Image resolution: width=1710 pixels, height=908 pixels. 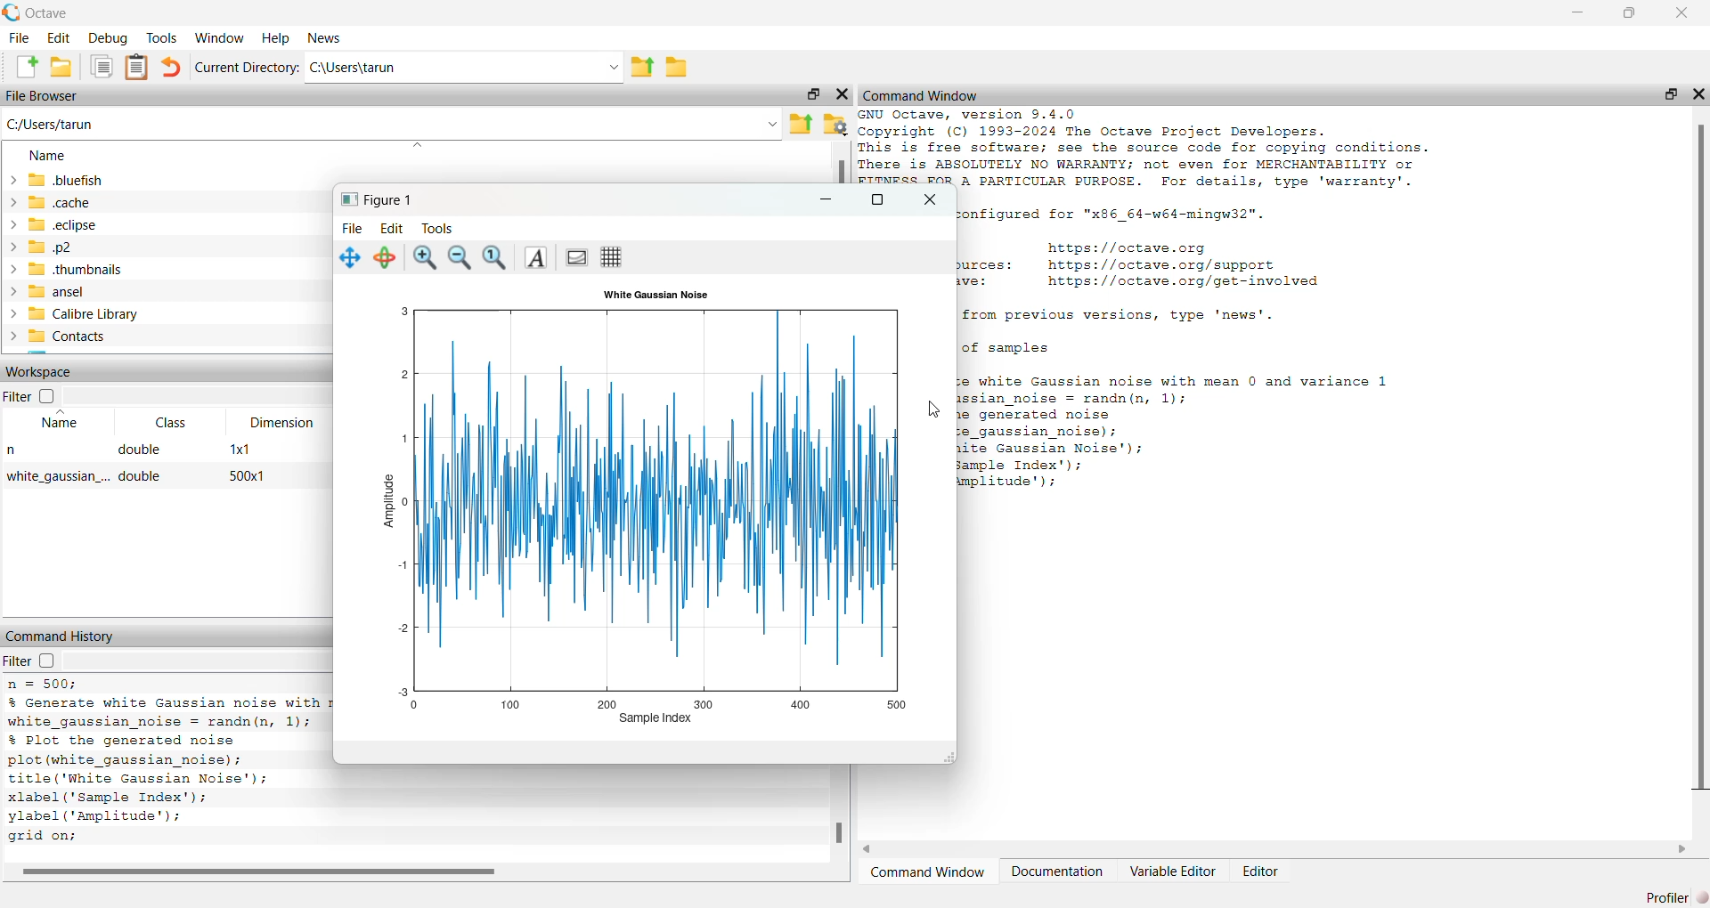 I want to click on checkbox, so click(x=51, y=661).